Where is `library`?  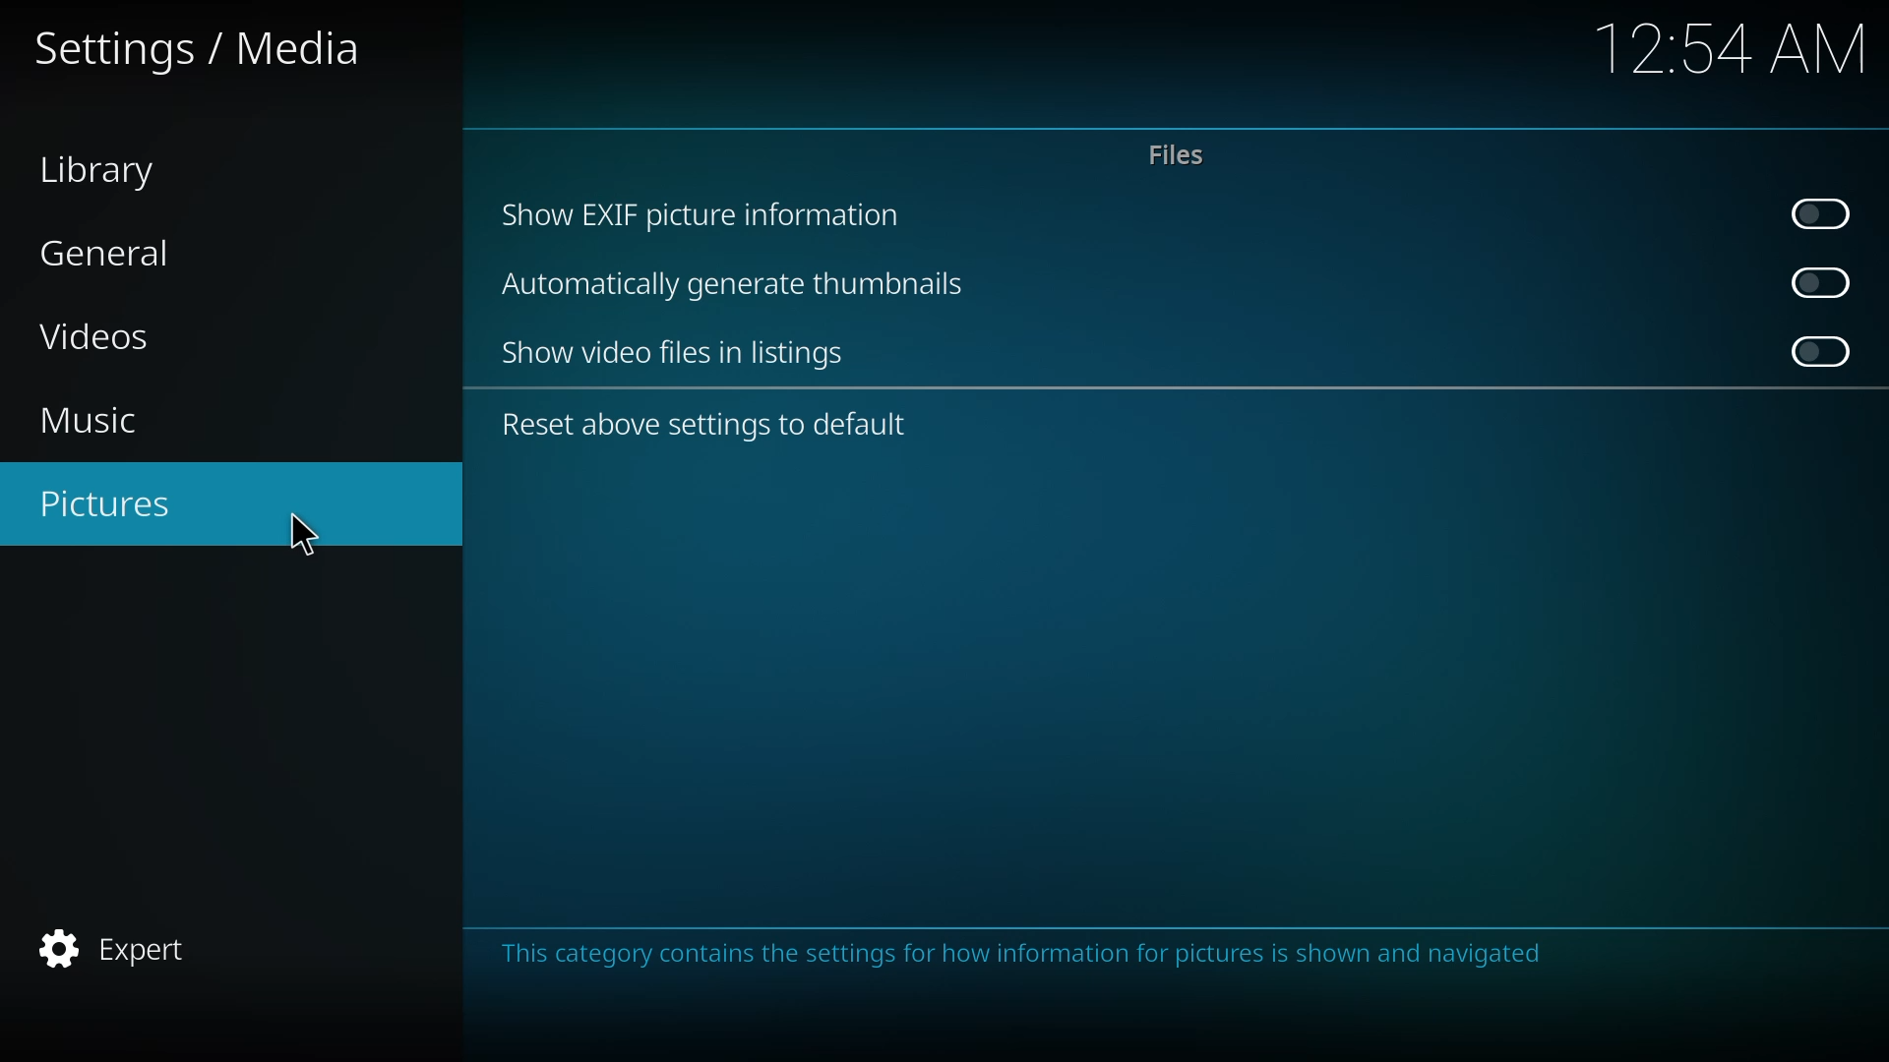
library is located at coordinates (109, 173).